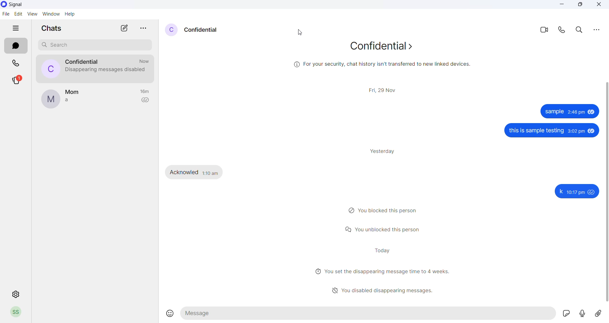 The width and height of the screenshot is (609, 323). Describe the element at coordinates (382, 229) in the screenshot. I see `` at that location.